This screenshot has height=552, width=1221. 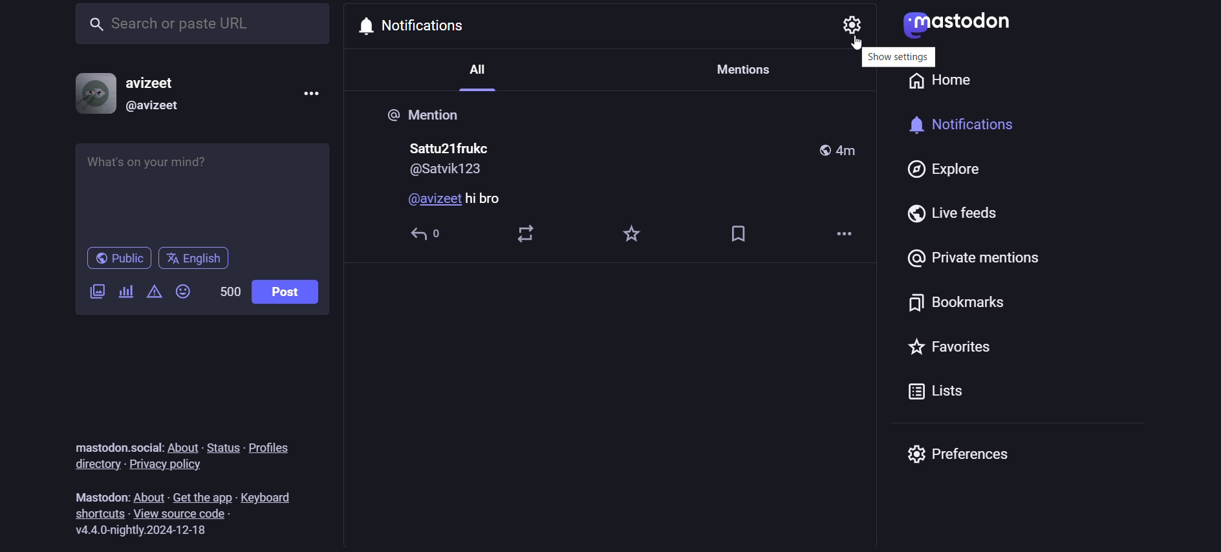 What do you see at coordinates (482, 78) in the screenshot?
I see `All` at bounding box center [482, 78].